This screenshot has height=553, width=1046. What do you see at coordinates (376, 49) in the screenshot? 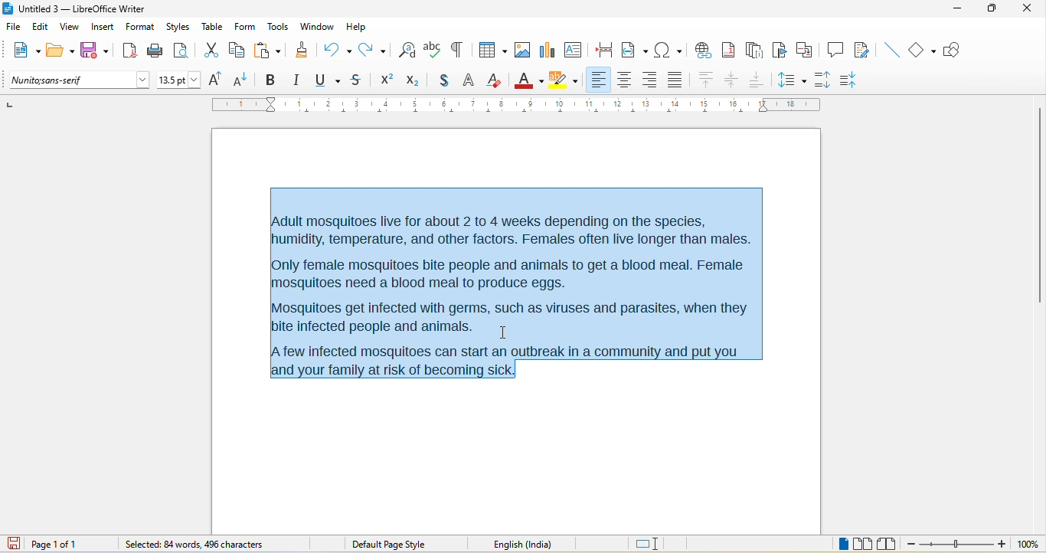
I see `redo` at bounding box center [376, 49].